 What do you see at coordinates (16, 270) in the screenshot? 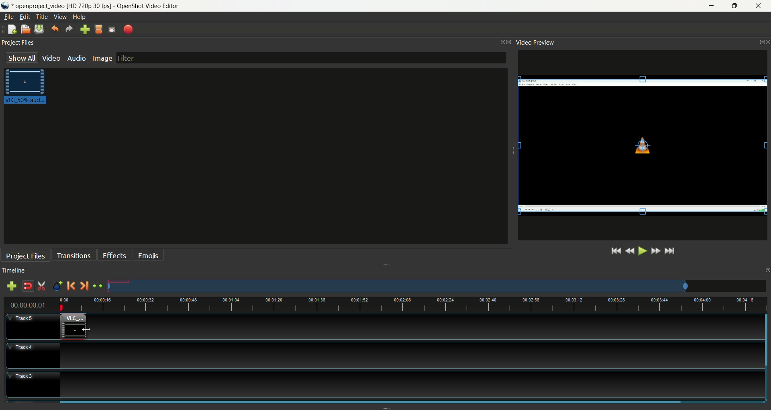
I see `timeline` at bounding box center [16, 270].